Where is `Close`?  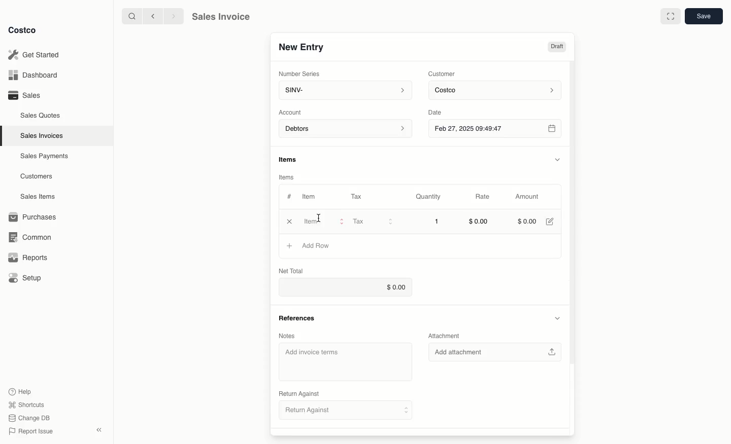 Close is located at coordinates (289, 221).